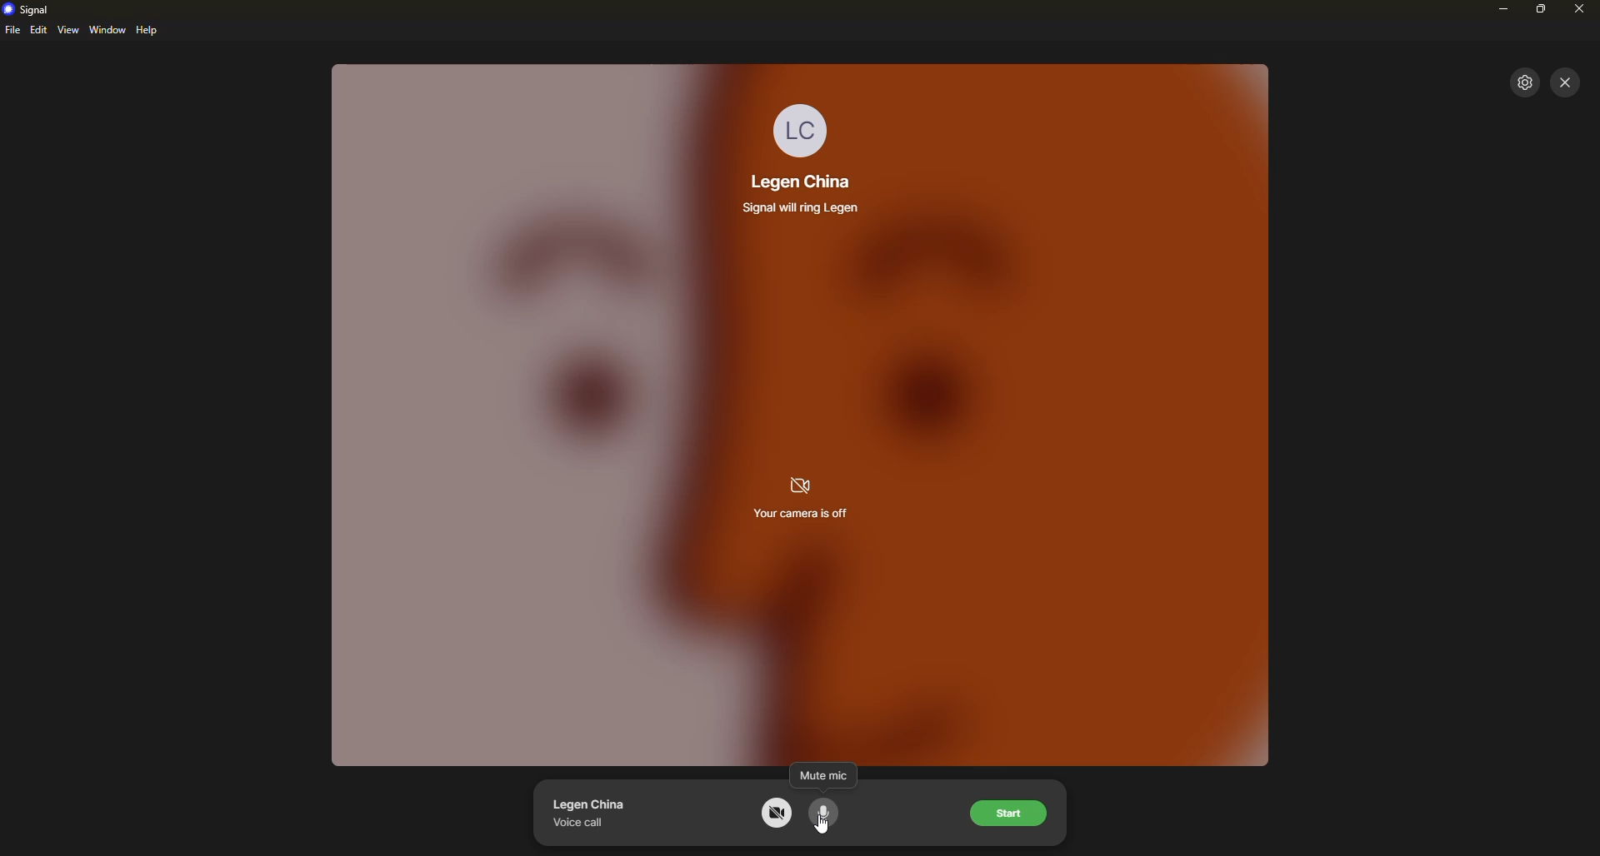 The height and width of the screenshot is (856, 1600). I want to click on close, so click(1566, 82).